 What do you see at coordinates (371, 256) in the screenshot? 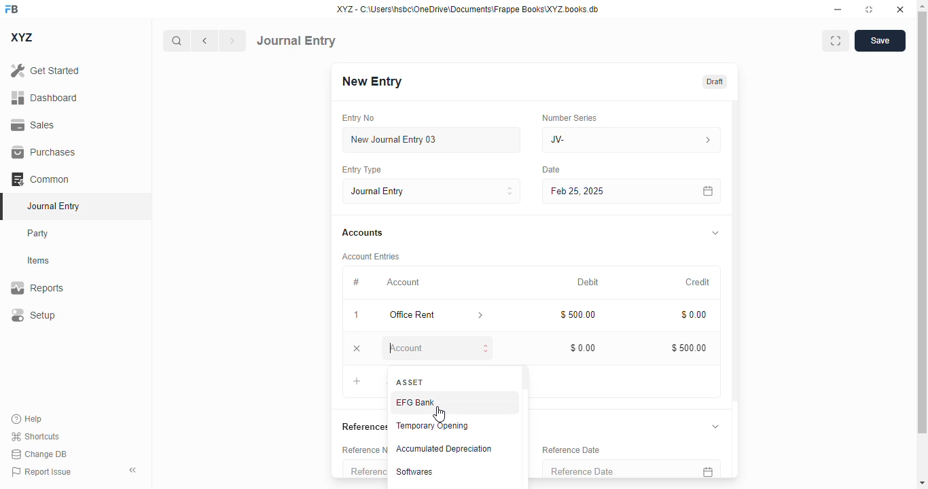
I see `account entries` at bounding box center [371, 256].